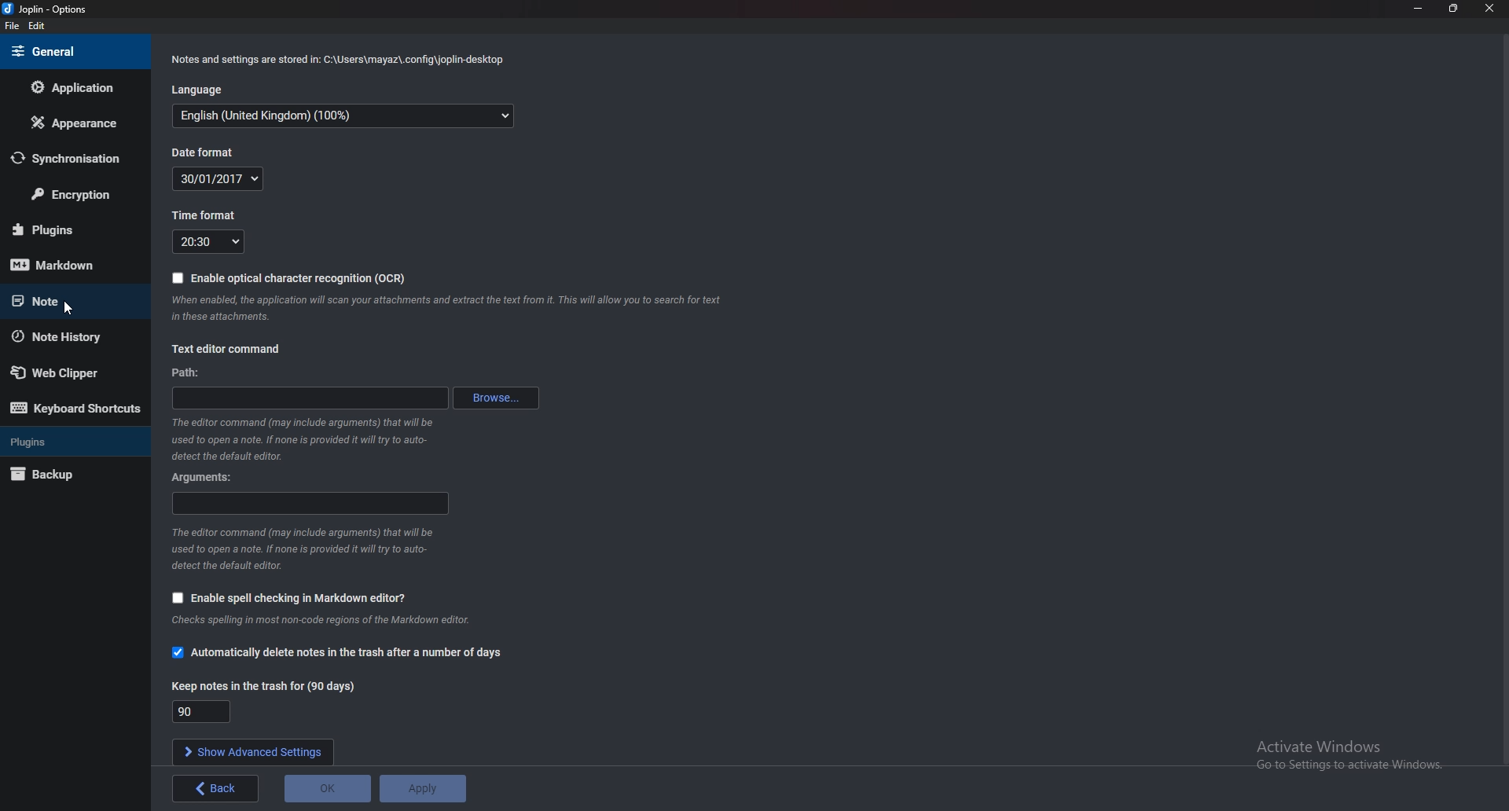  Describe the element at coordinates (79, 87) in the screenshot. I see `Application` at that location.